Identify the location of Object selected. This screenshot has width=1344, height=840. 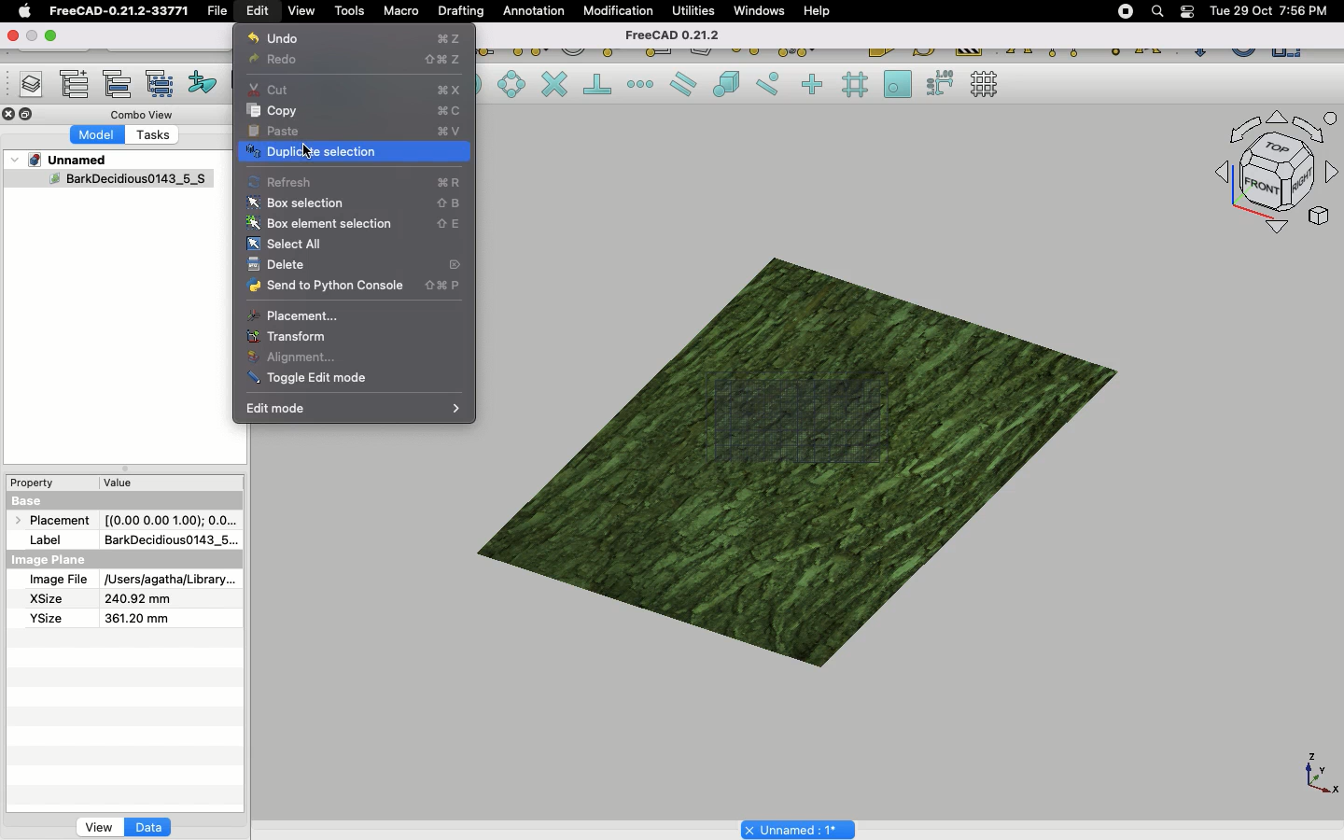
(804, 447).